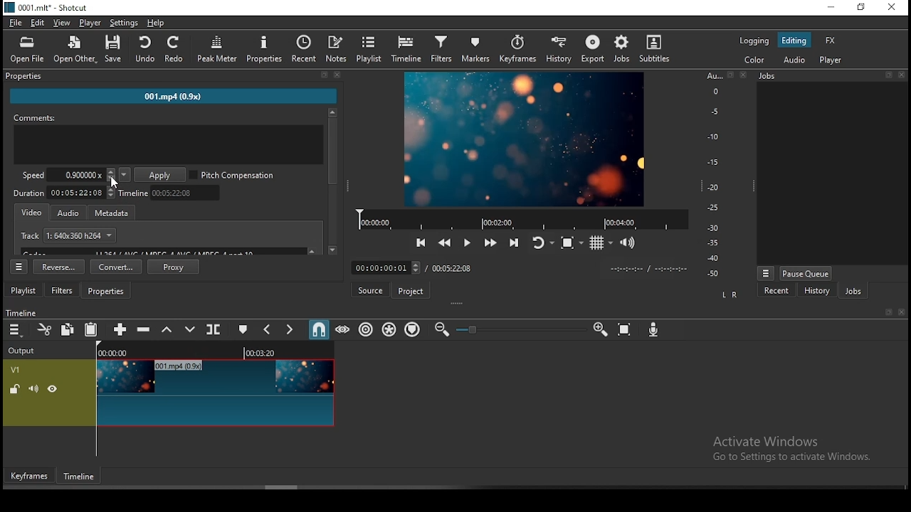 This screenshot has width=911, height=512. Describe the element at coordinates (216, 392) in the screenshot. I see `video track` at that location.